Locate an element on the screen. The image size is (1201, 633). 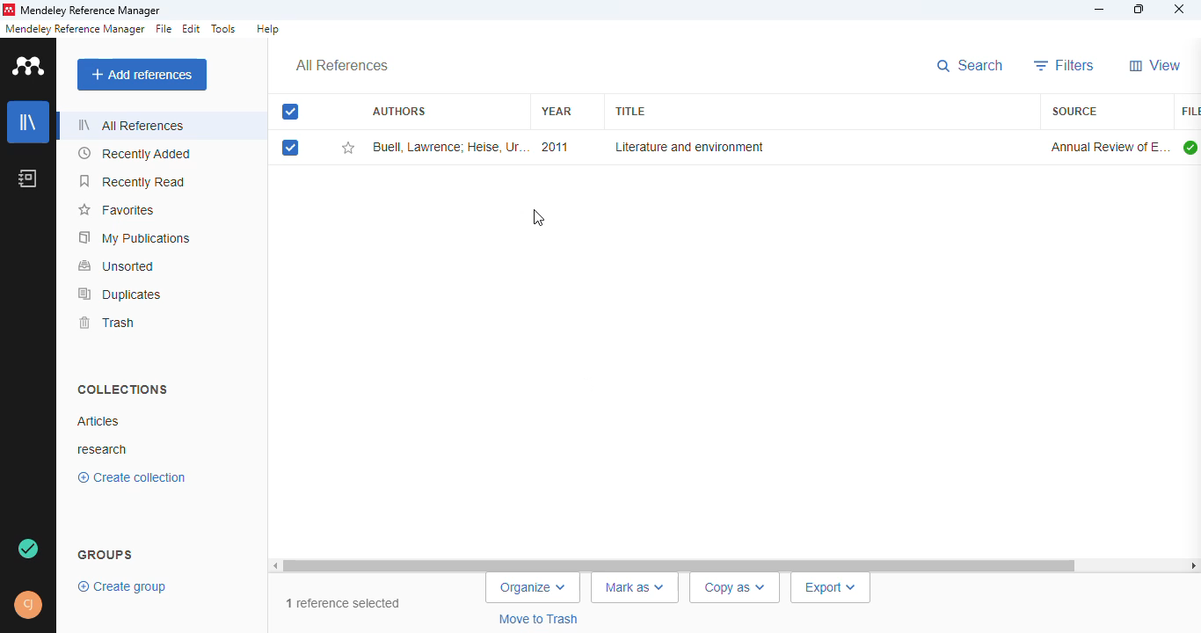
select is located at coordinates (292, 149).